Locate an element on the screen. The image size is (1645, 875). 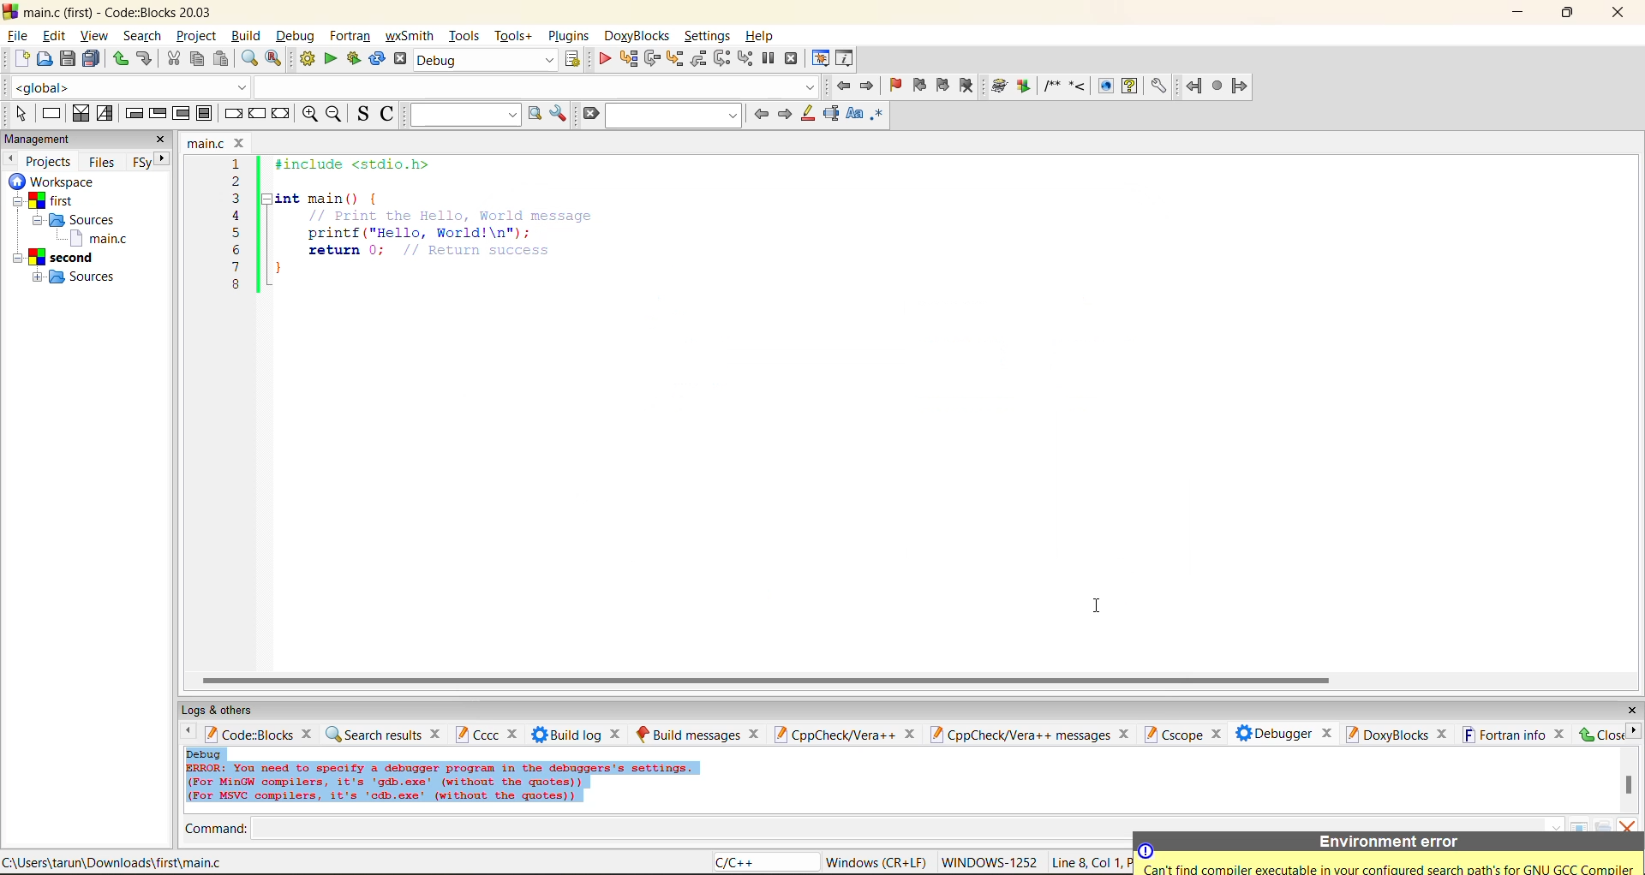
close is located at coordinates (515, 735).